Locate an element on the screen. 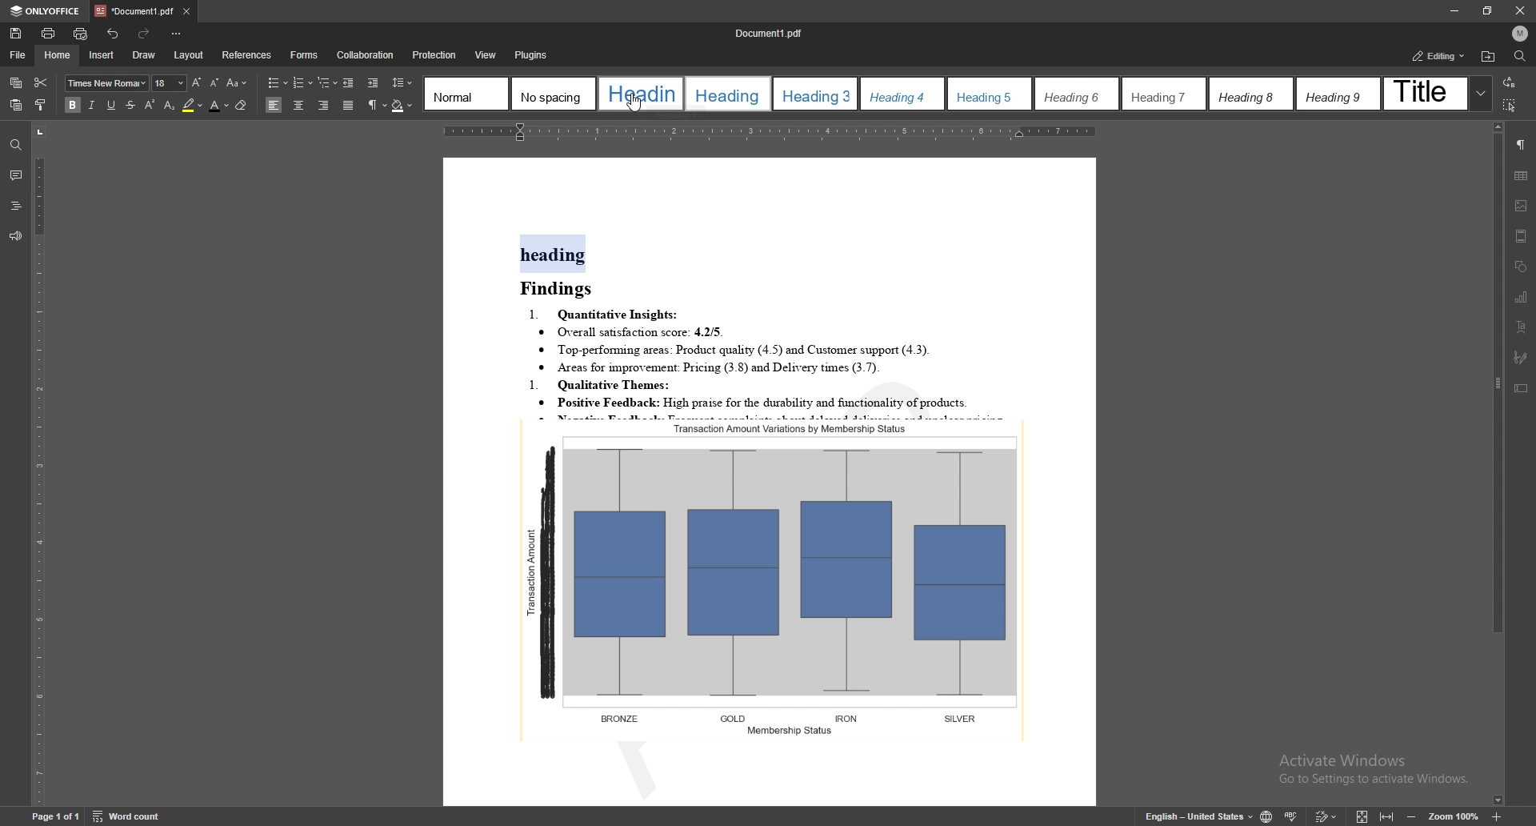 This screenshot has height=826, width=1536. shapes is located at coordinates (1522, 267).